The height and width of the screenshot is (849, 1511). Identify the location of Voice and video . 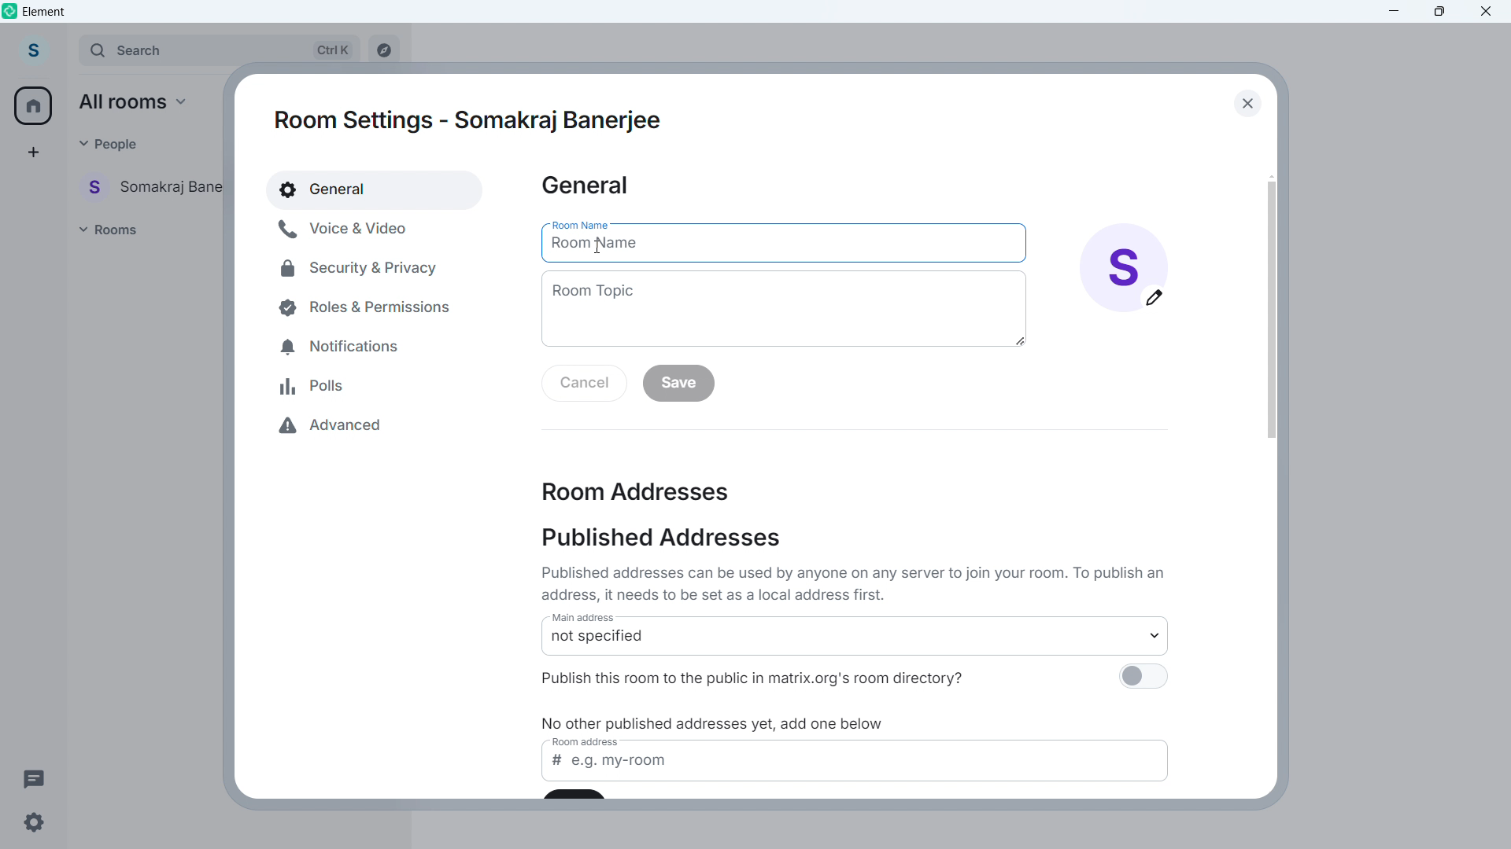
(362, 228).